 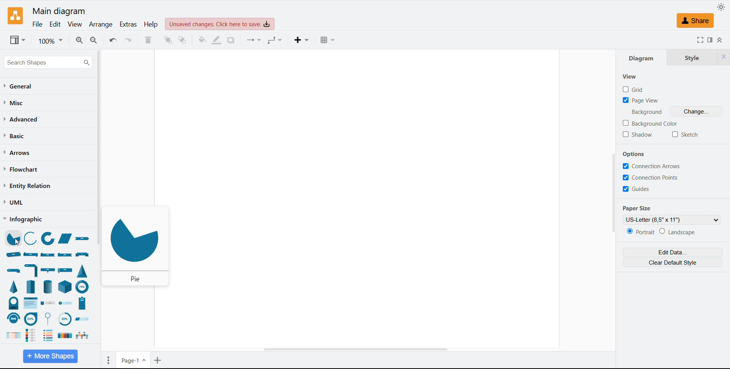 I want to click on Drawing space , so click(x=363, y=199).